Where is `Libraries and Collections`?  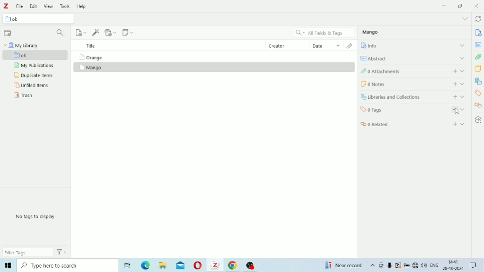
Libraries and Collections is located at coordinates (413, 97).